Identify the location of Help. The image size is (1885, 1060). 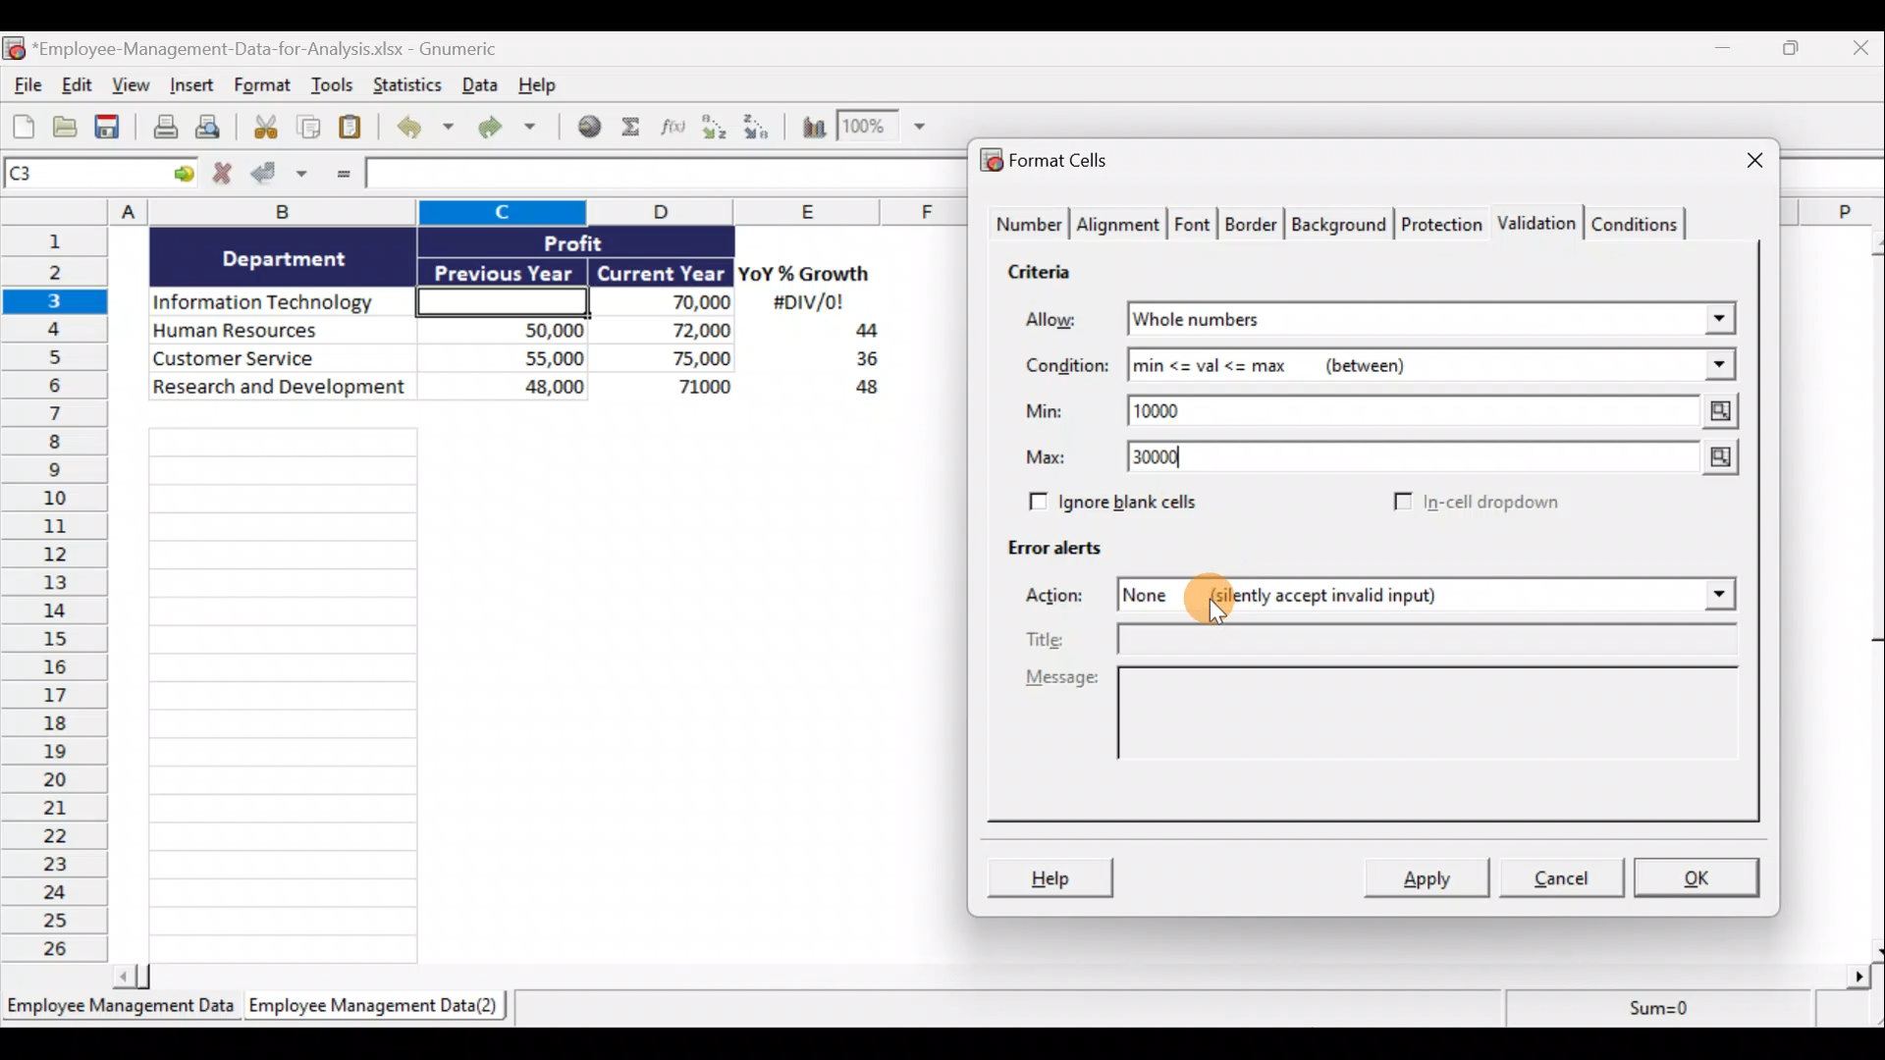
(544, 83).